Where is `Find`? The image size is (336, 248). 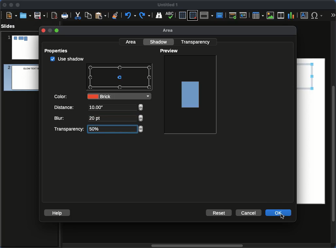
Find is located at coordinates (159, 15).